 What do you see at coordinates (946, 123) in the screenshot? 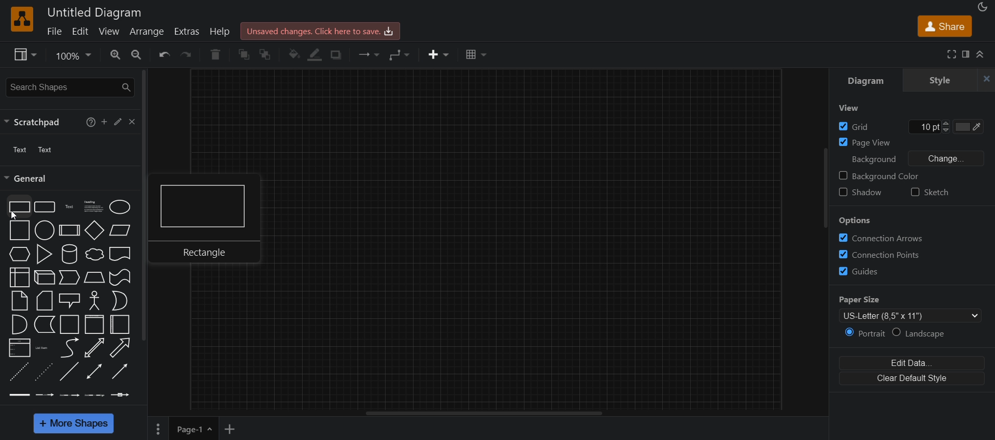
I see `increase grid pt` at bounding box center [946, 123].